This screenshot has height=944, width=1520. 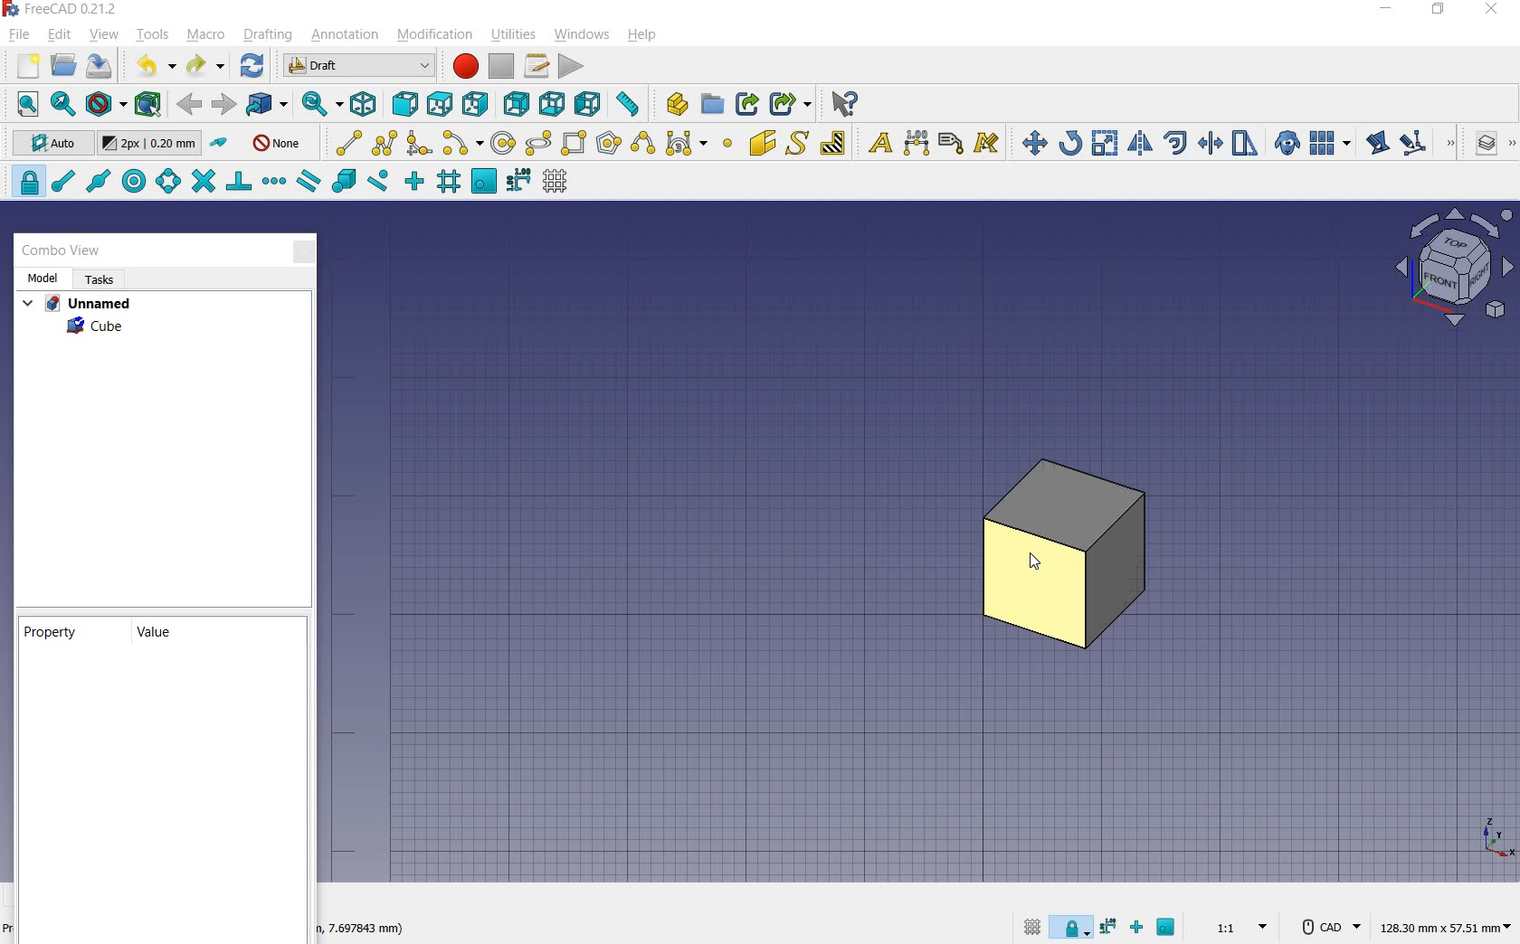 I want to click on bottom, so click(x=552, y=102).